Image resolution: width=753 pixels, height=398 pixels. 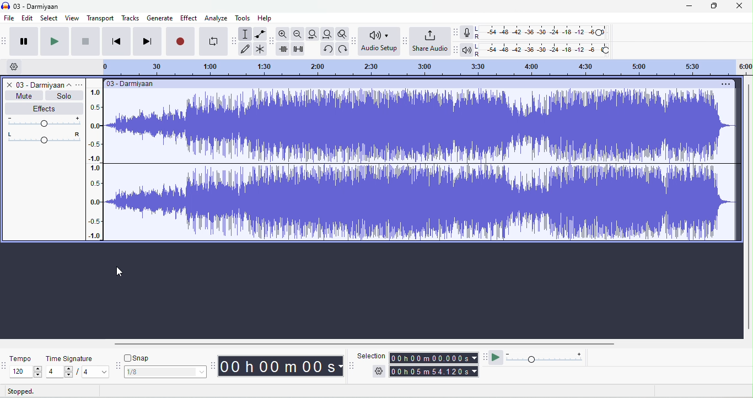 What do you see at coordinates (712, 6) in the screenshot?
I see `maximize` at bounding box center [712, 6].